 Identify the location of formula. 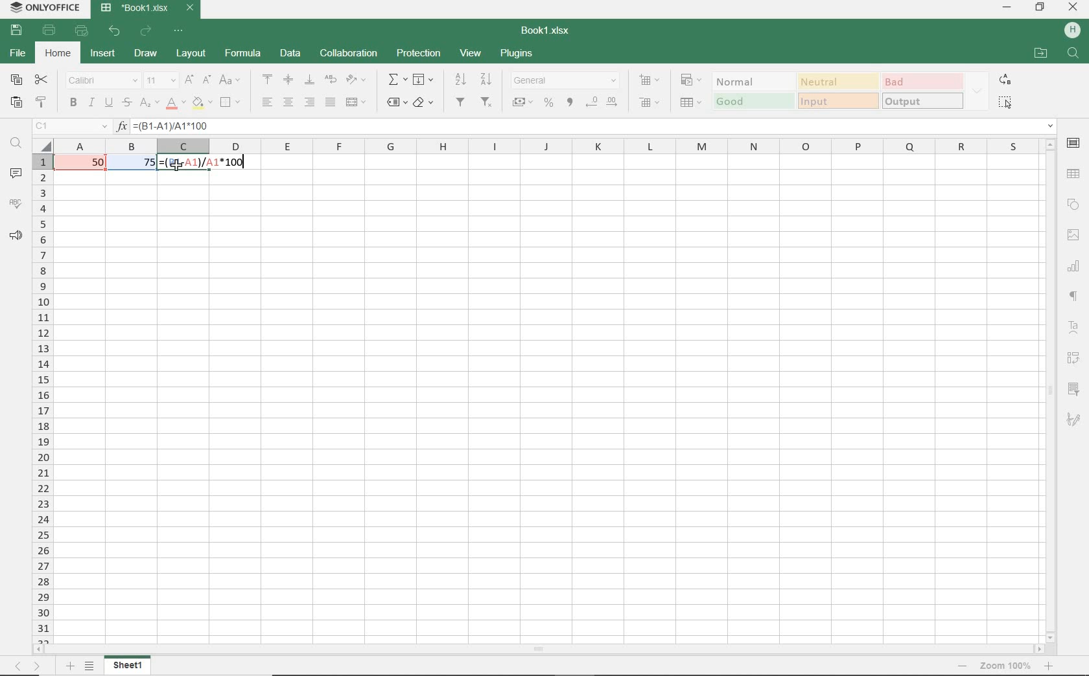
(205, 163).